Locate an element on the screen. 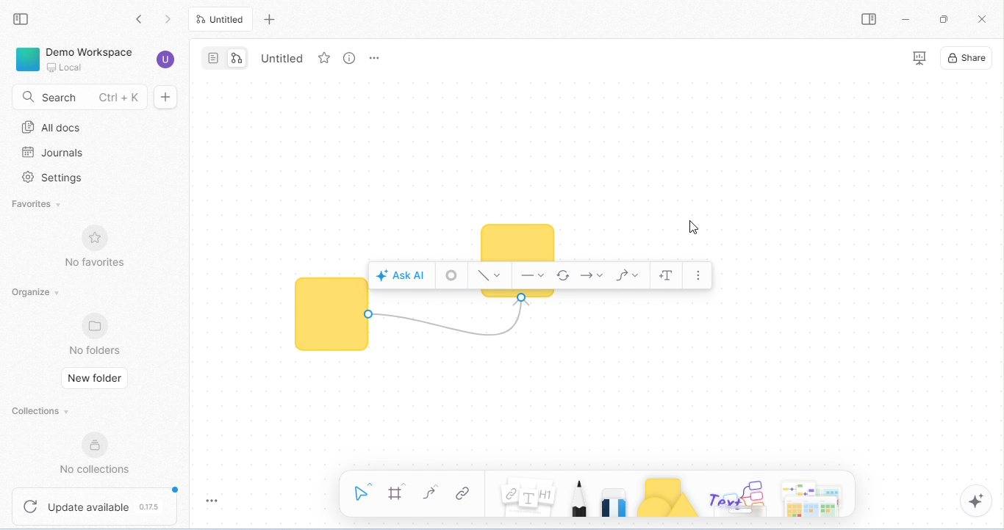 The height and width of the screenshot is (530, 1004). shape is located at coordinates (329, 314).